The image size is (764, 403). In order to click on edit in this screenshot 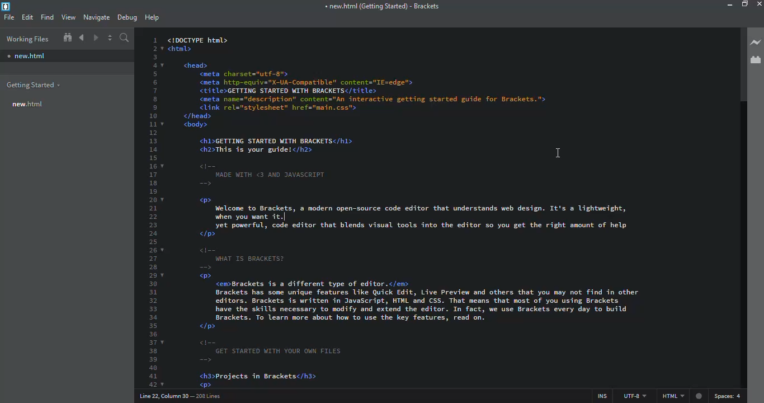, I will do `click(29, 16)`.